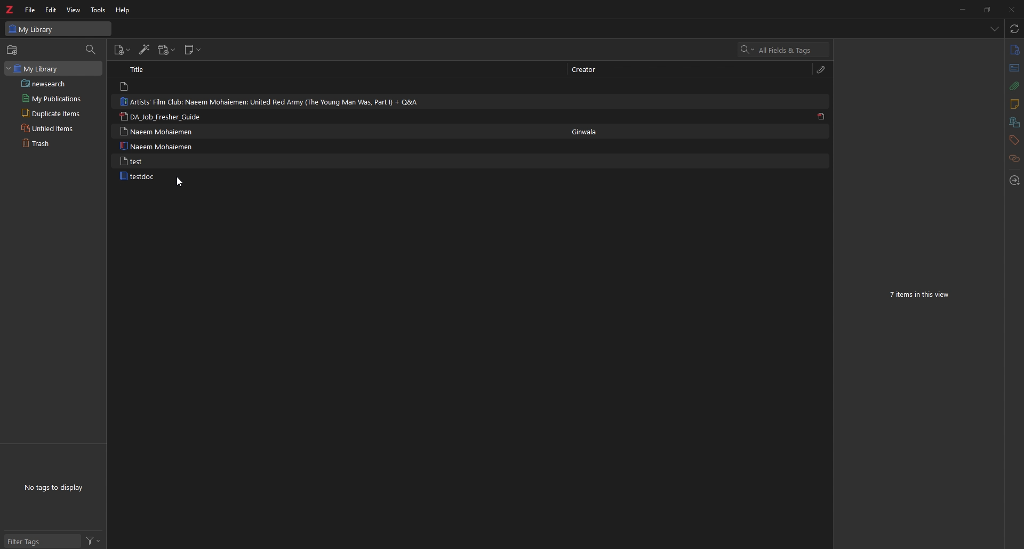  I want to click on No tags to display, so click(57, 487).